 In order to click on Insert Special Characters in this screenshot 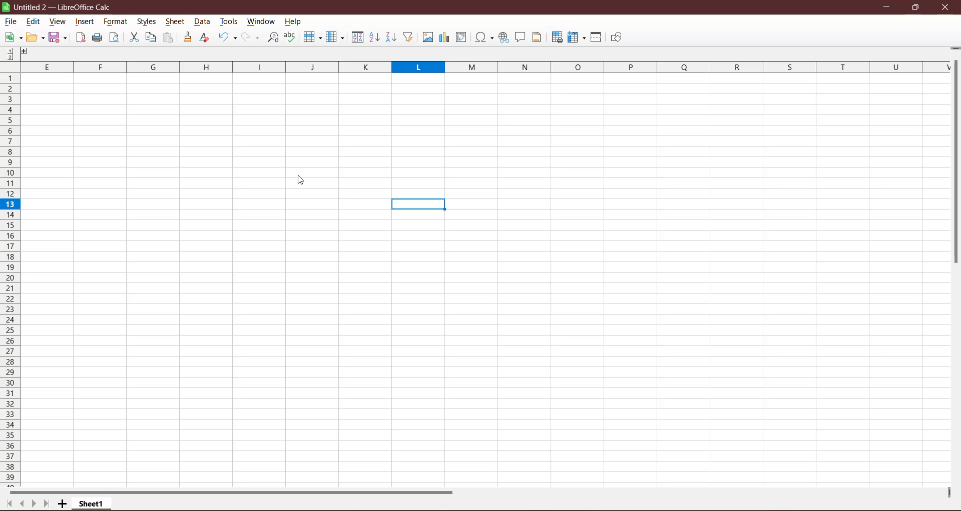, I will do `click(484, 37)`.